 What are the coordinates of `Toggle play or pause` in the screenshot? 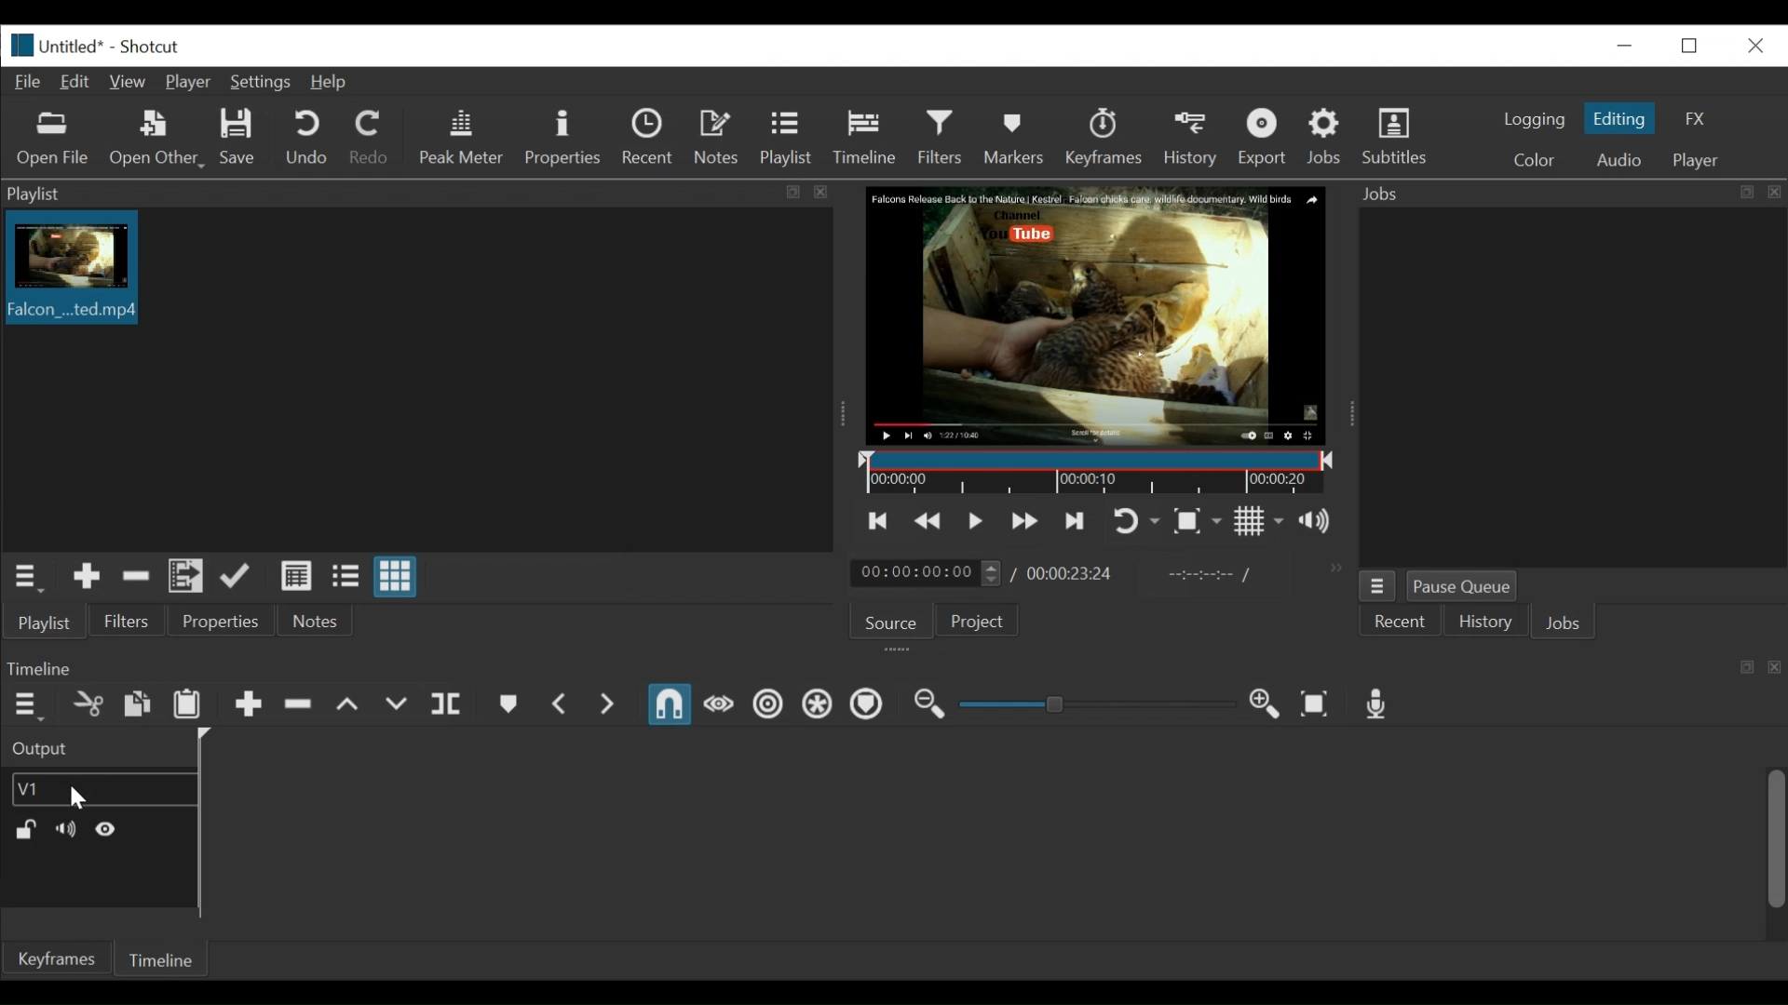 It's located at (977, 522).